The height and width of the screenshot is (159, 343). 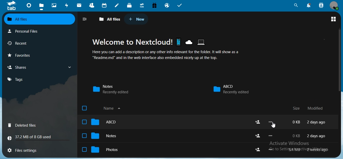 I want to click on text, so click(x=310, y=123).